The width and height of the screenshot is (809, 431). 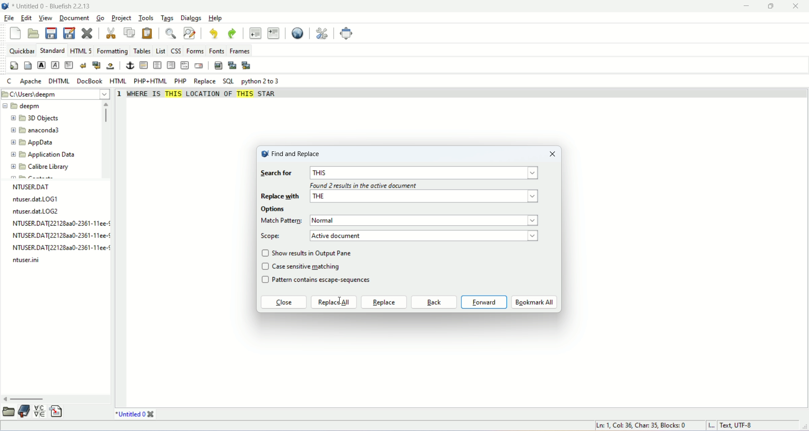 What do you see at coordinates (161, 51) in the screenshot?
I see `list` at bounding box center [161, 51].